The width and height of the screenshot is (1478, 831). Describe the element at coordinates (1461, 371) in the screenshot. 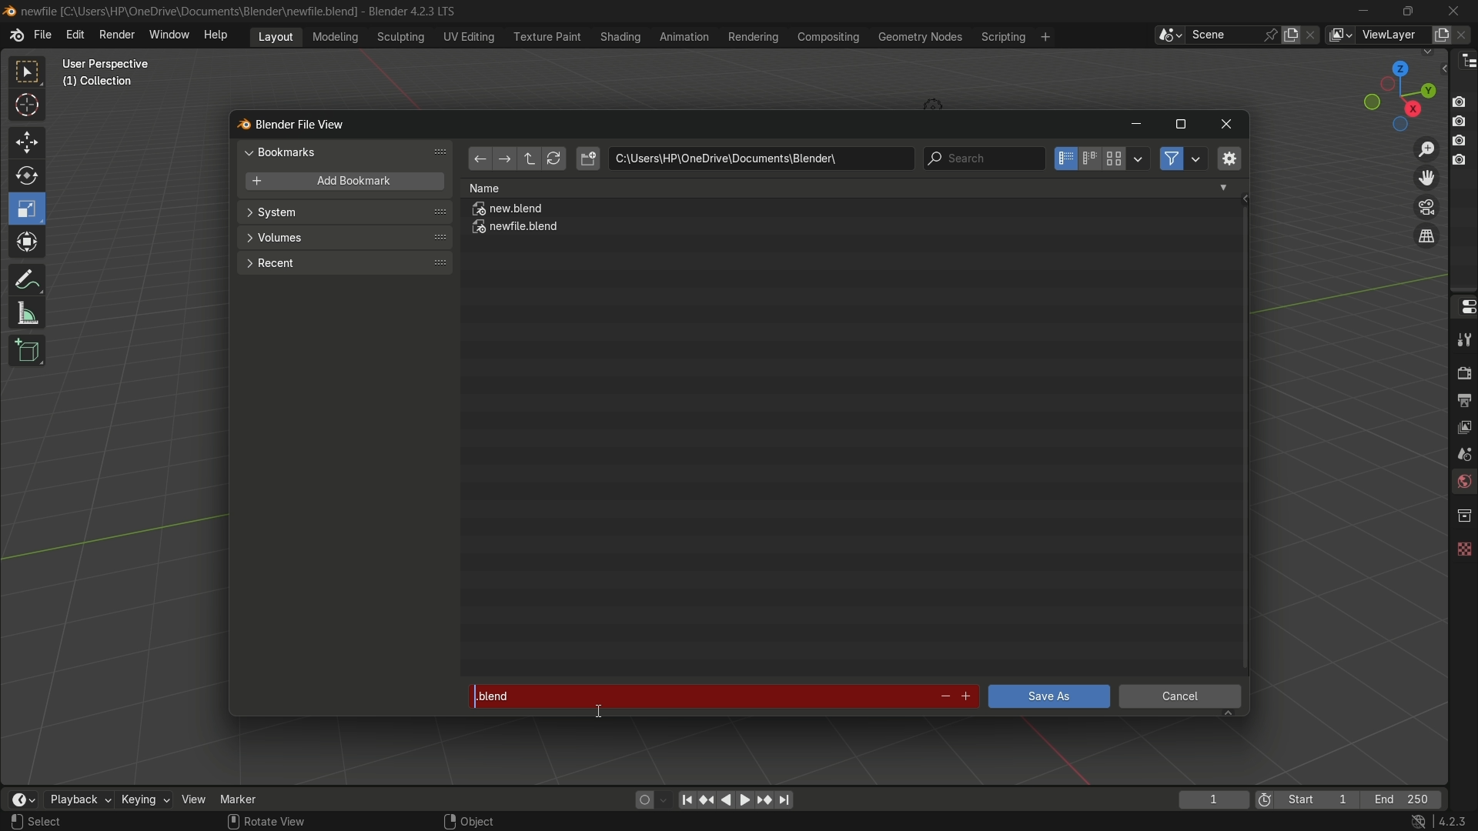

I see `render` at that location.